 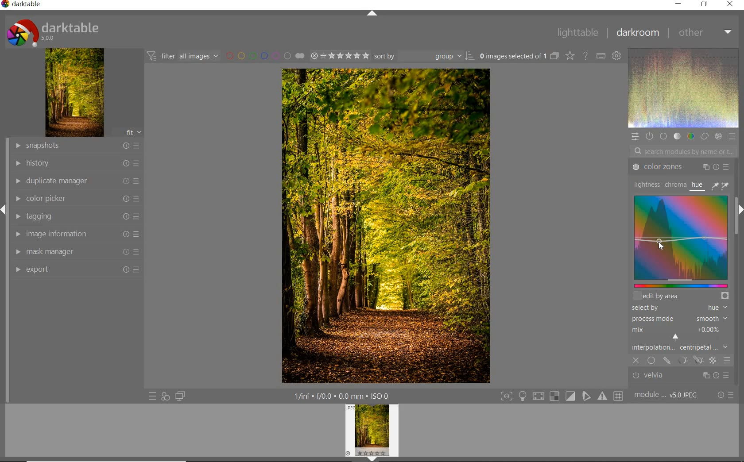 What do you see at coordinates (684, 88) in the screenshot?
I see `WAVEFORM` at bounding box center [684, 88].